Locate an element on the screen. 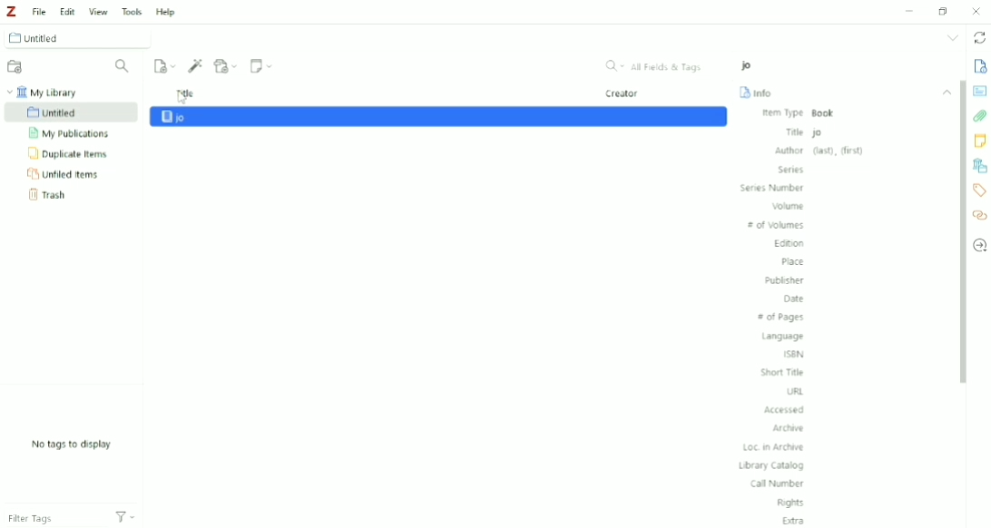  My Library is located at coordinates (46, 92).